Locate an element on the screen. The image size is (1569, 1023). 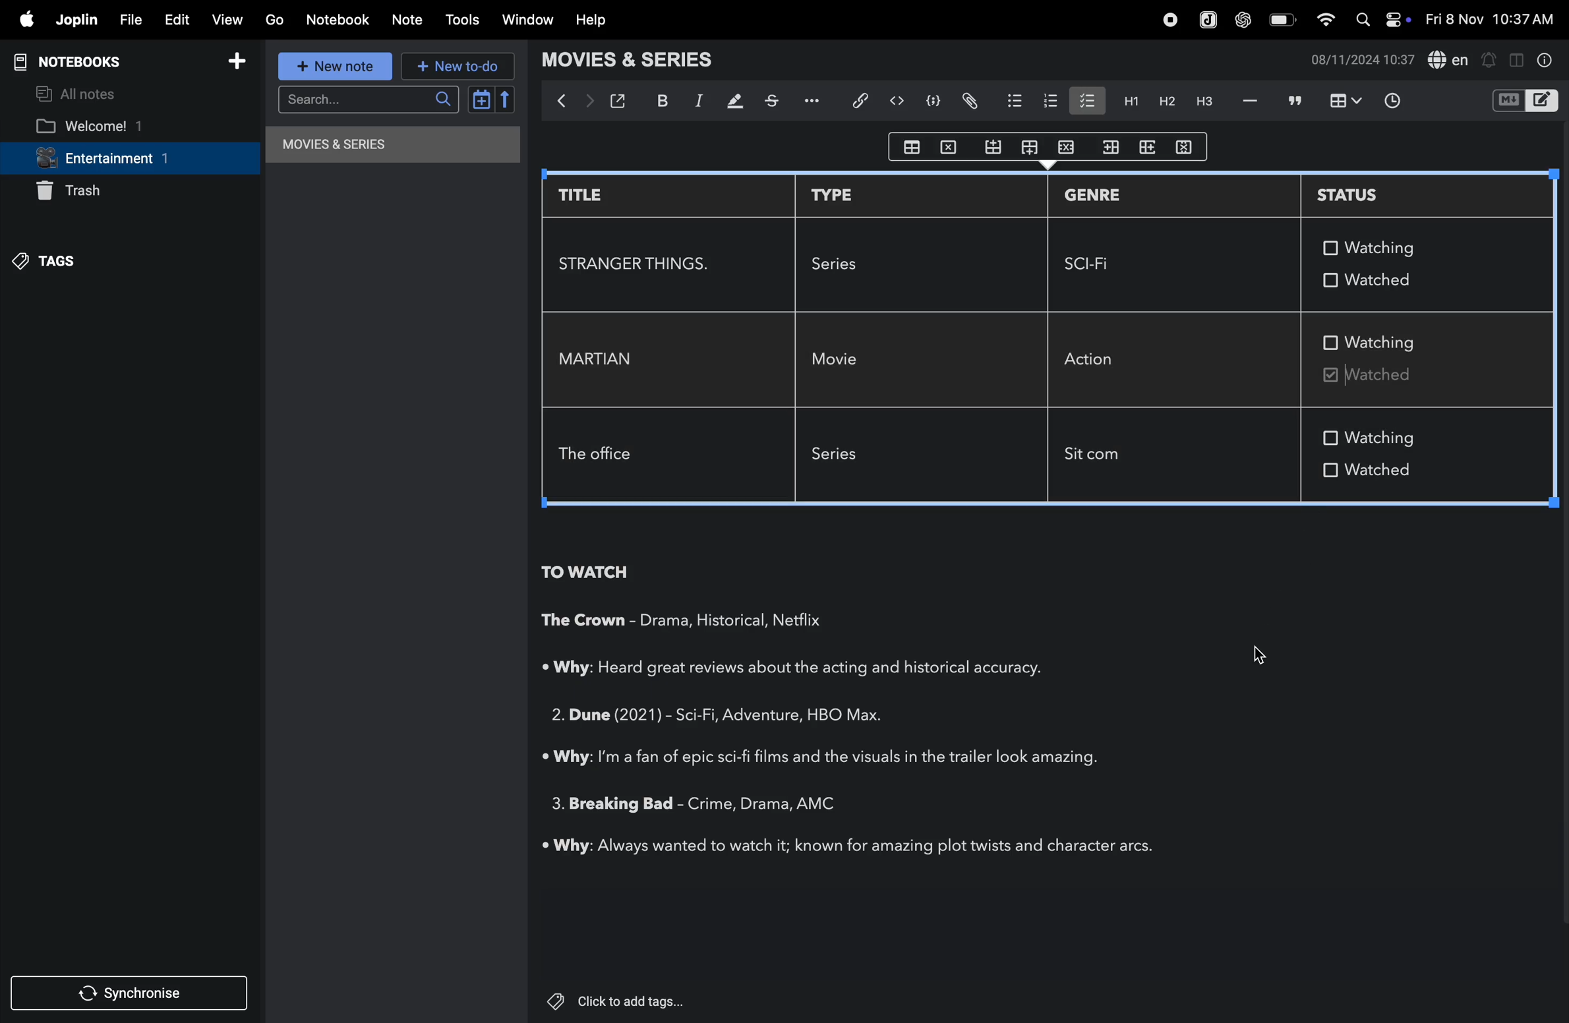
genre is located at coordinates (699, 621).